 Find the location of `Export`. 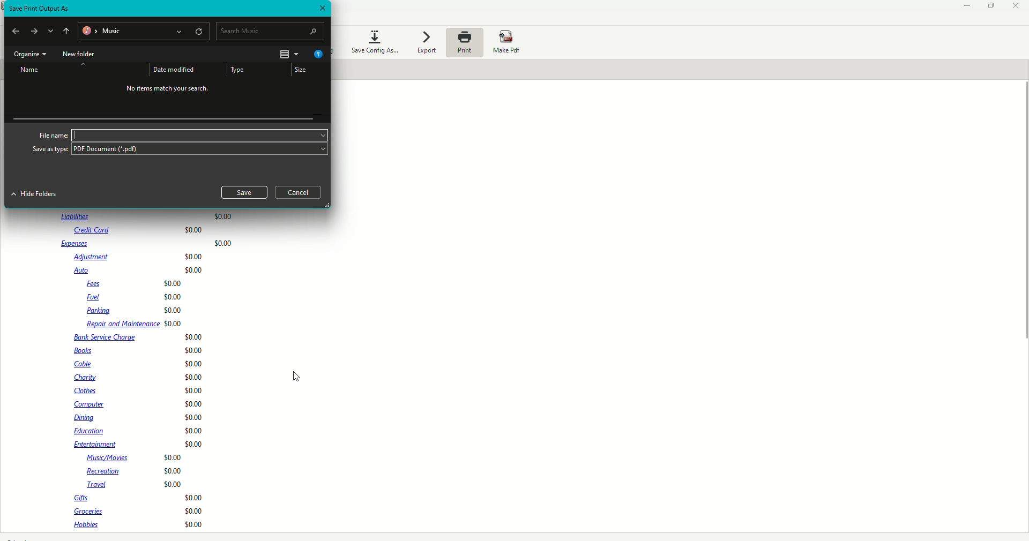

Export is located at coordinates (425, 43).